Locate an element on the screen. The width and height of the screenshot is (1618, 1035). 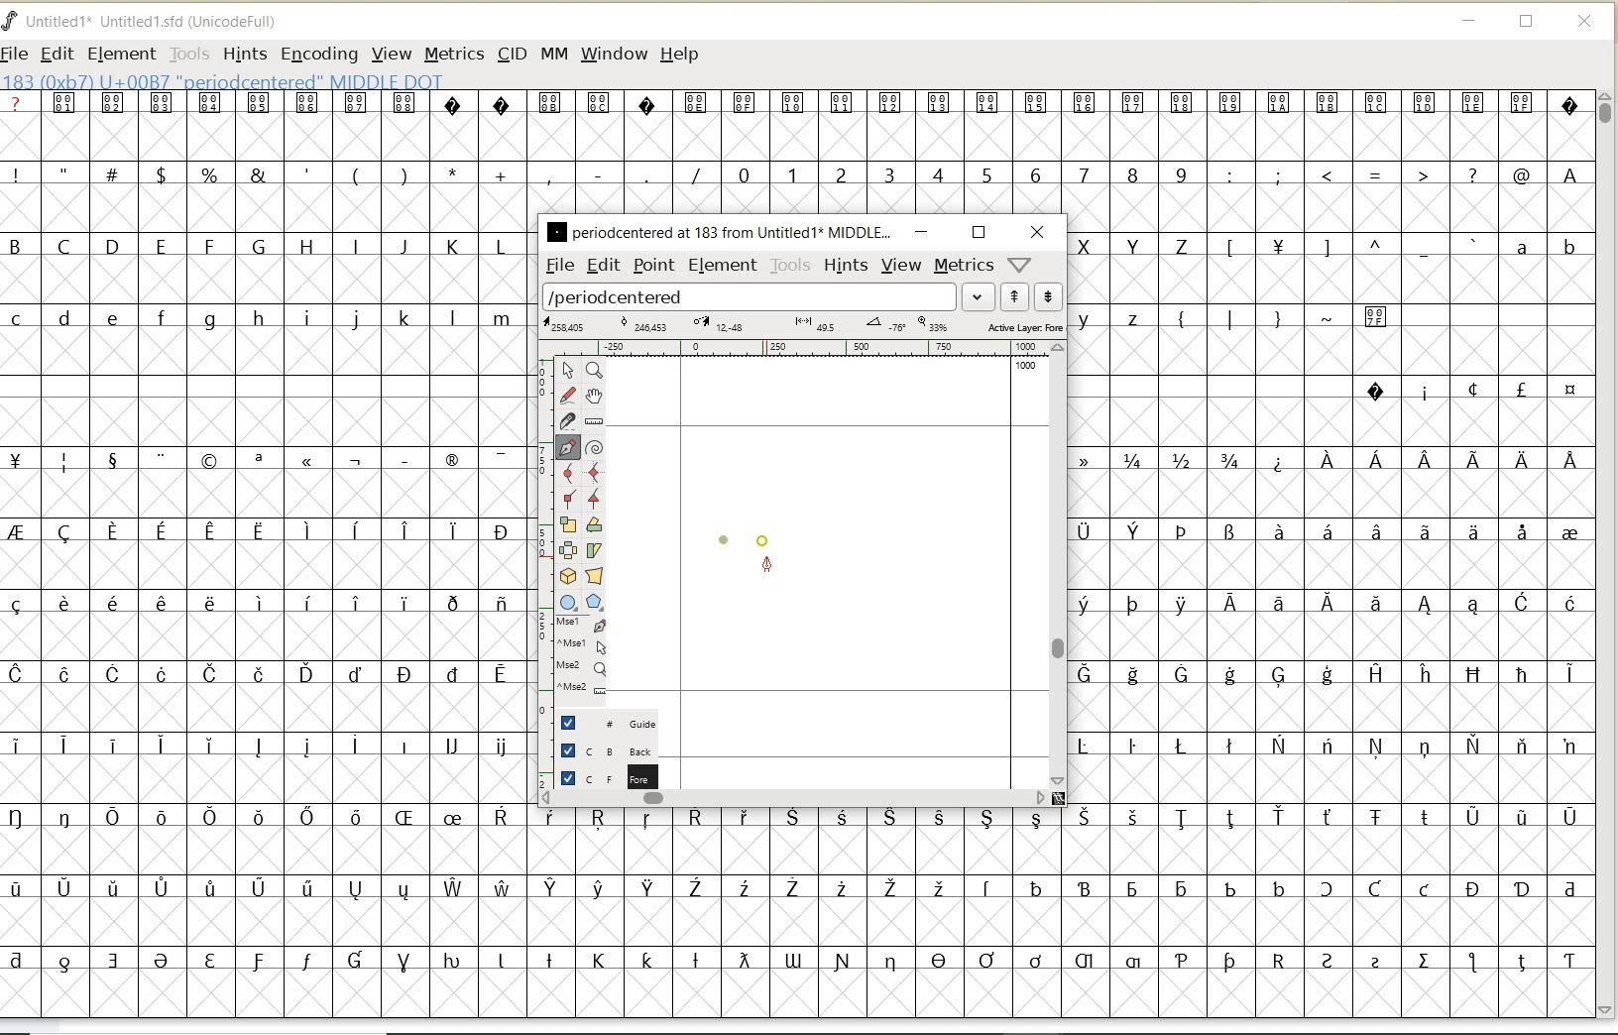
feltpen tool/cursor location is located at coordinates (766, 566).